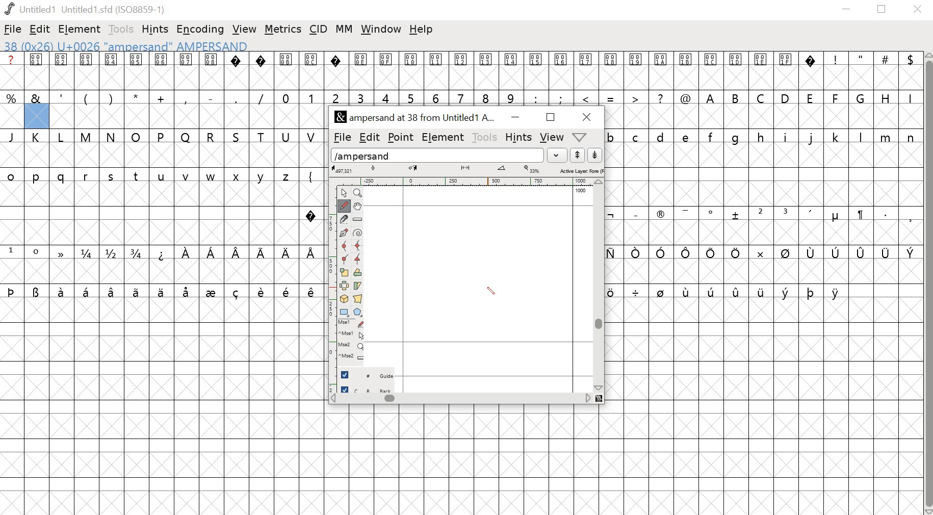 Image resolution: width=933 pixels, height=515 pixels. Describe the element at coordinates (344, 247) in the screenshot. I see `add a curve point` at that location.